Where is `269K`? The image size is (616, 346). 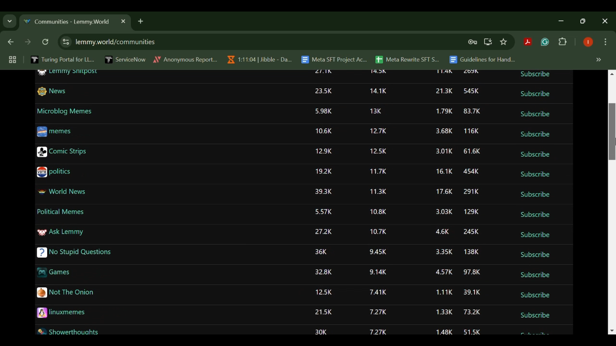
269K is located at coordinates (472, 72).